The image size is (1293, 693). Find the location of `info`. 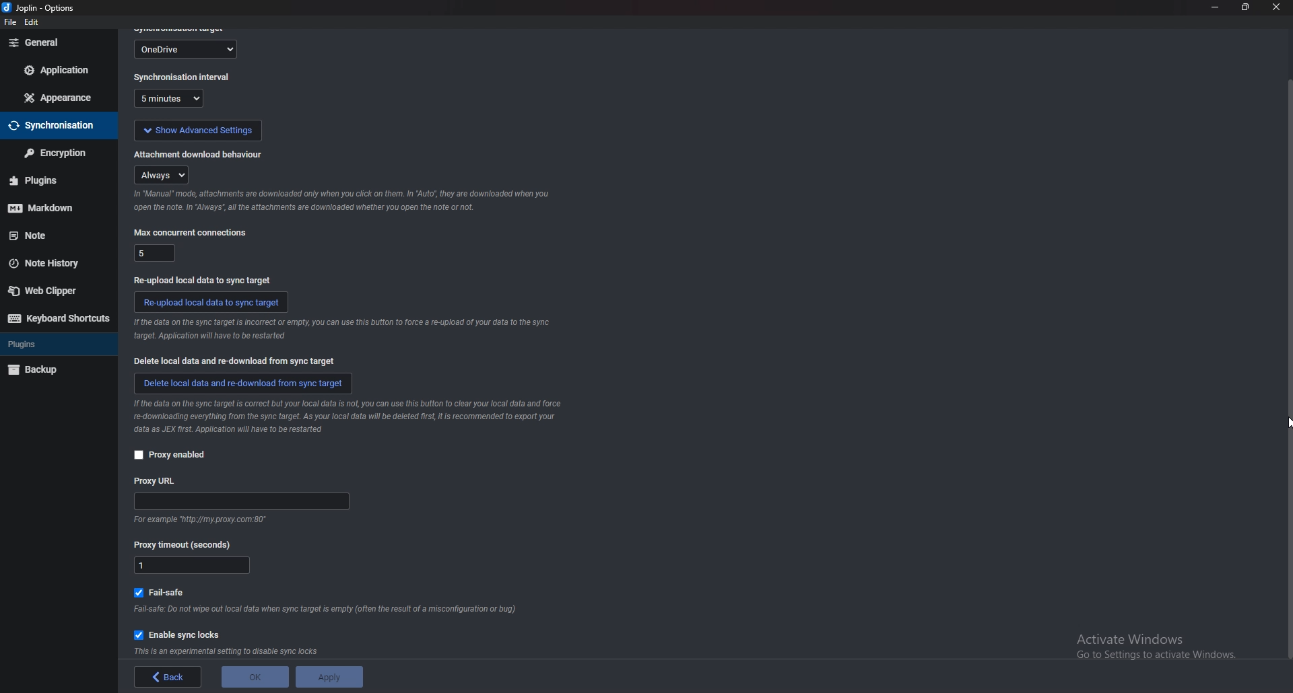

info is located at coordinates (197, 520).